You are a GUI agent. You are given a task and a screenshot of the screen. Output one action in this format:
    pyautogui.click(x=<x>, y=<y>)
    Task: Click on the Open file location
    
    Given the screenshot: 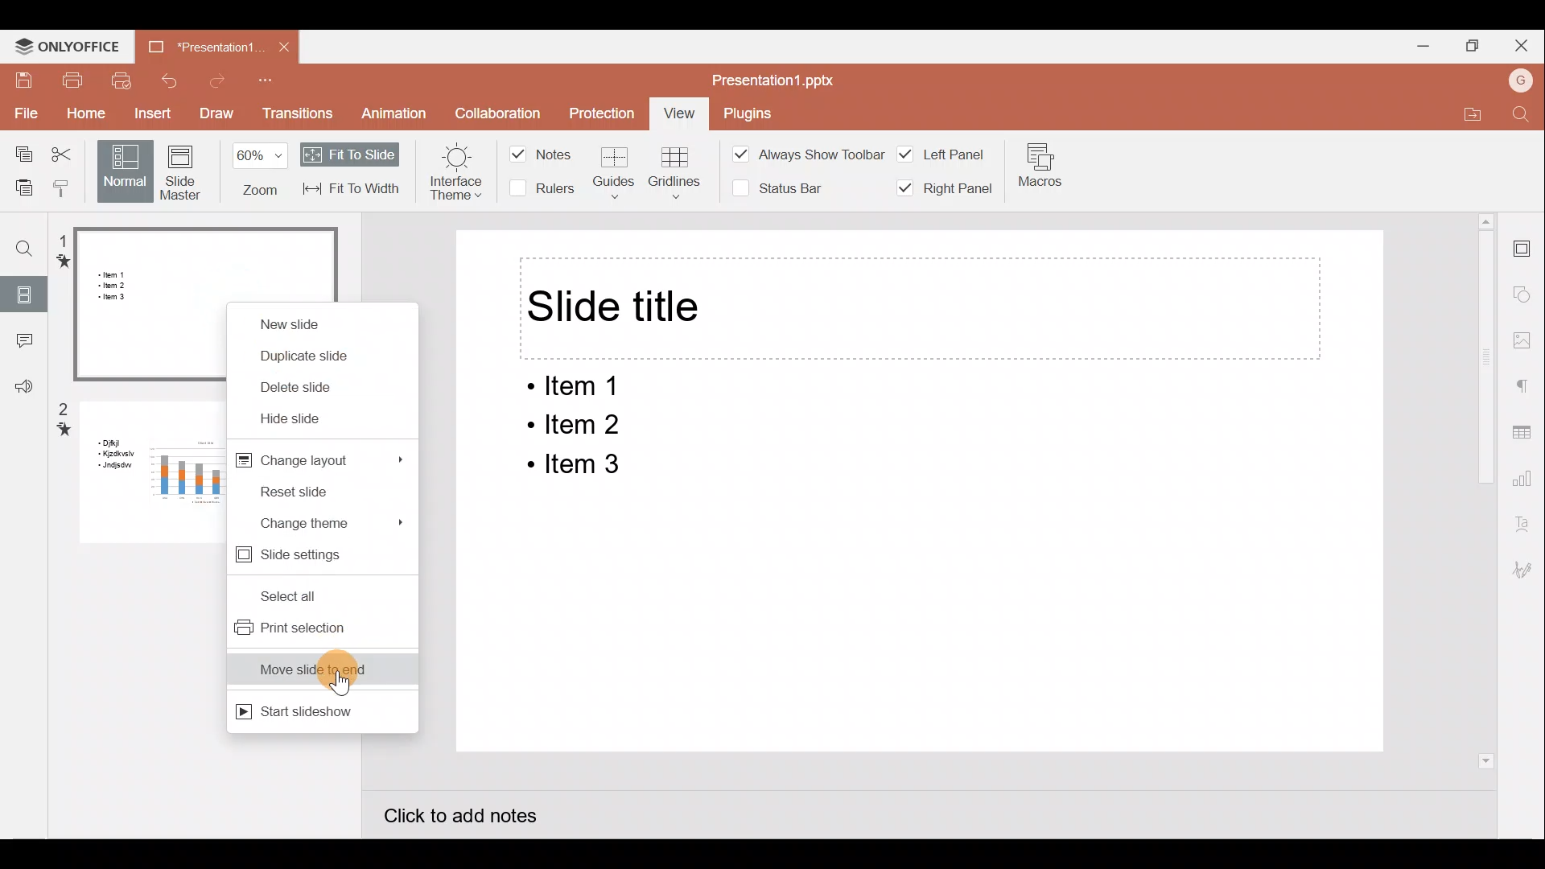 What is the action you would take?
    pyautogui.click(x=1467, y=113)
    